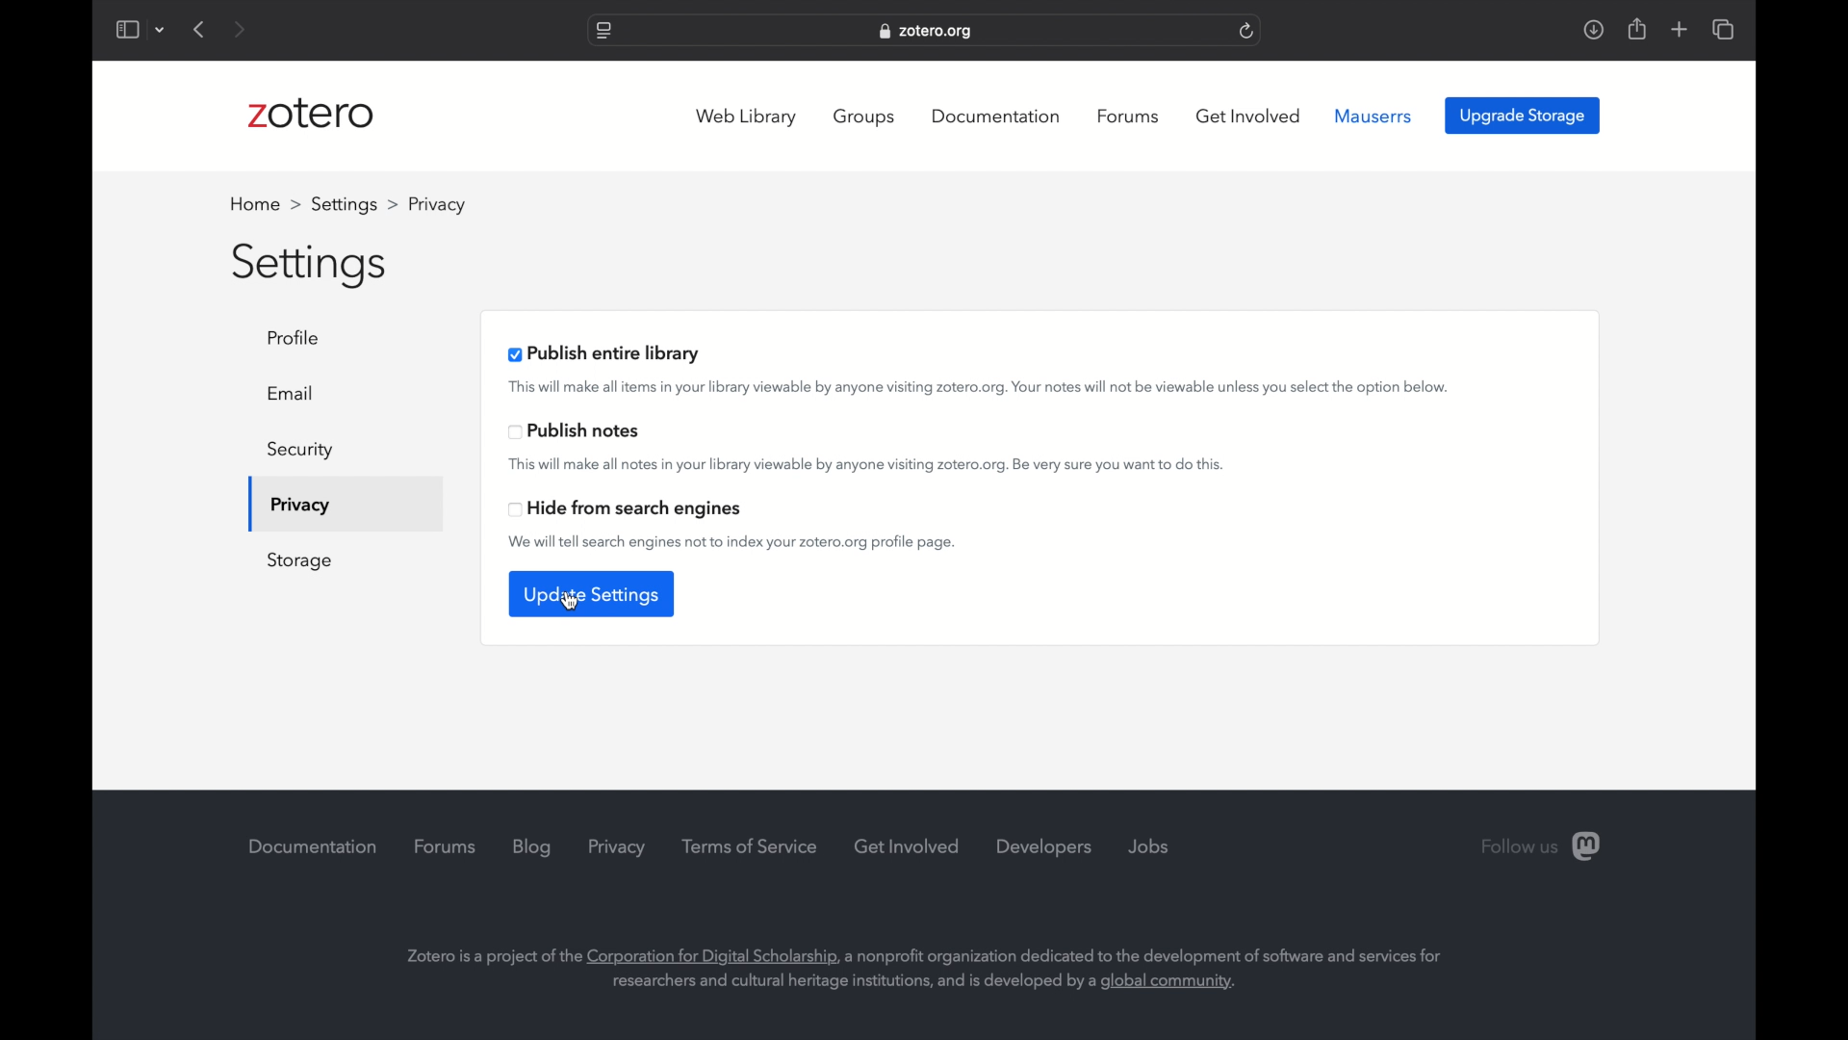 The width and height of the screenshot is (1848, 1040). Describe the element at coordinates (733, 542) in the screenshot. I see `we will tell search engines not to index your zotero.org profile page` at that location.